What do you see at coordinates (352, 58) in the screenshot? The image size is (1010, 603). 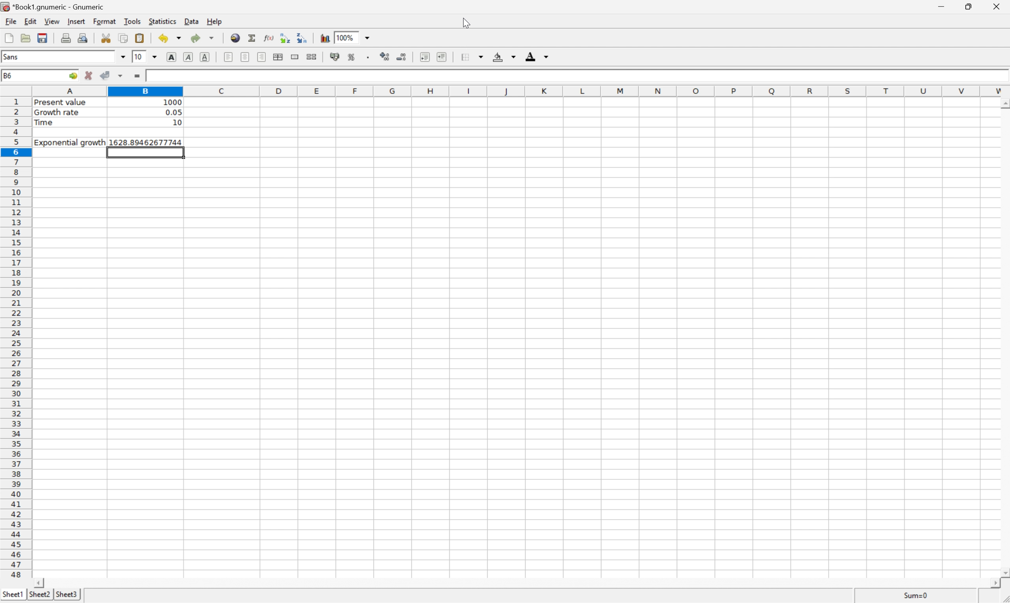 I see `Format the selection as percentage` at bounding box center [352, 58].